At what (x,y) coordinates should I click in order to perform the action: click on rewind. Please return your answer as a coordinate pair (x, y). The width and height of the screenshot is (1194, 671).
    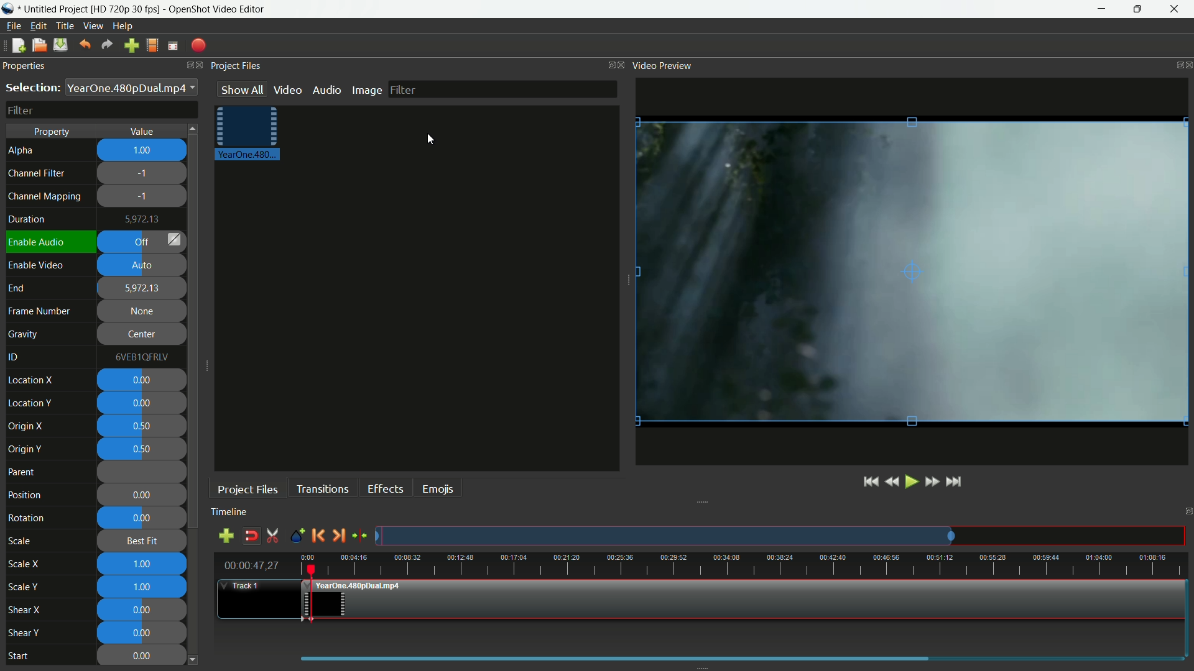
    Looking at the image, I should click on (833, 482).